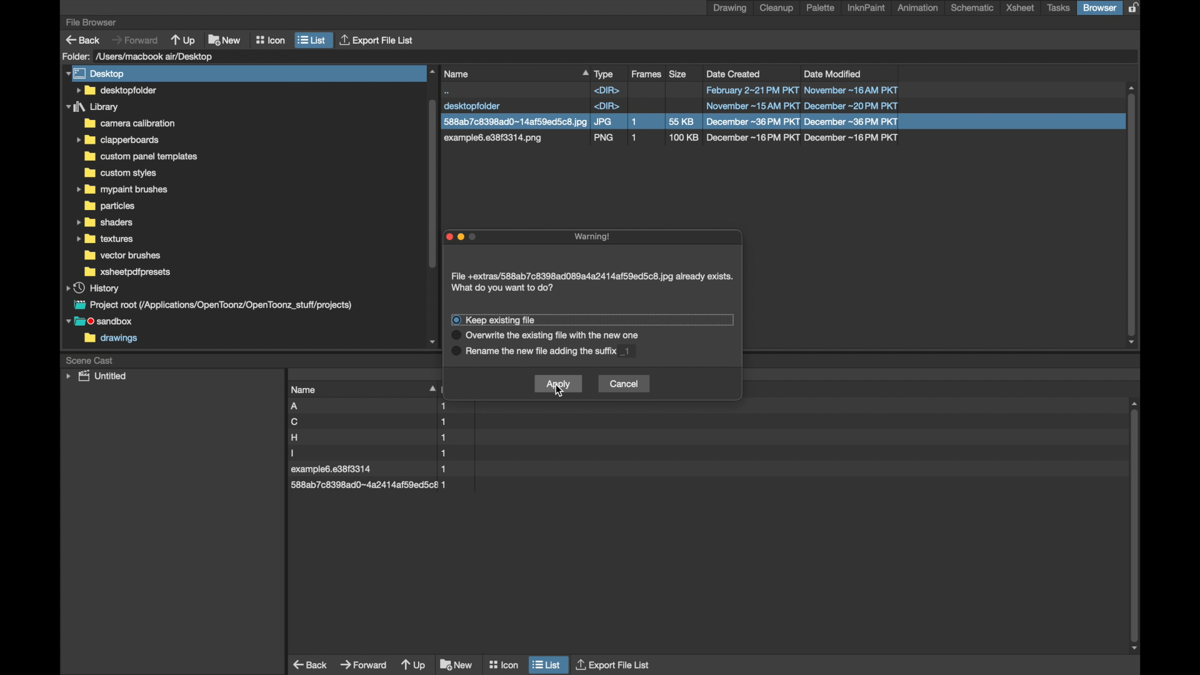 The image size is (1200, 675). I want to click on radio button, so click(455, 341).